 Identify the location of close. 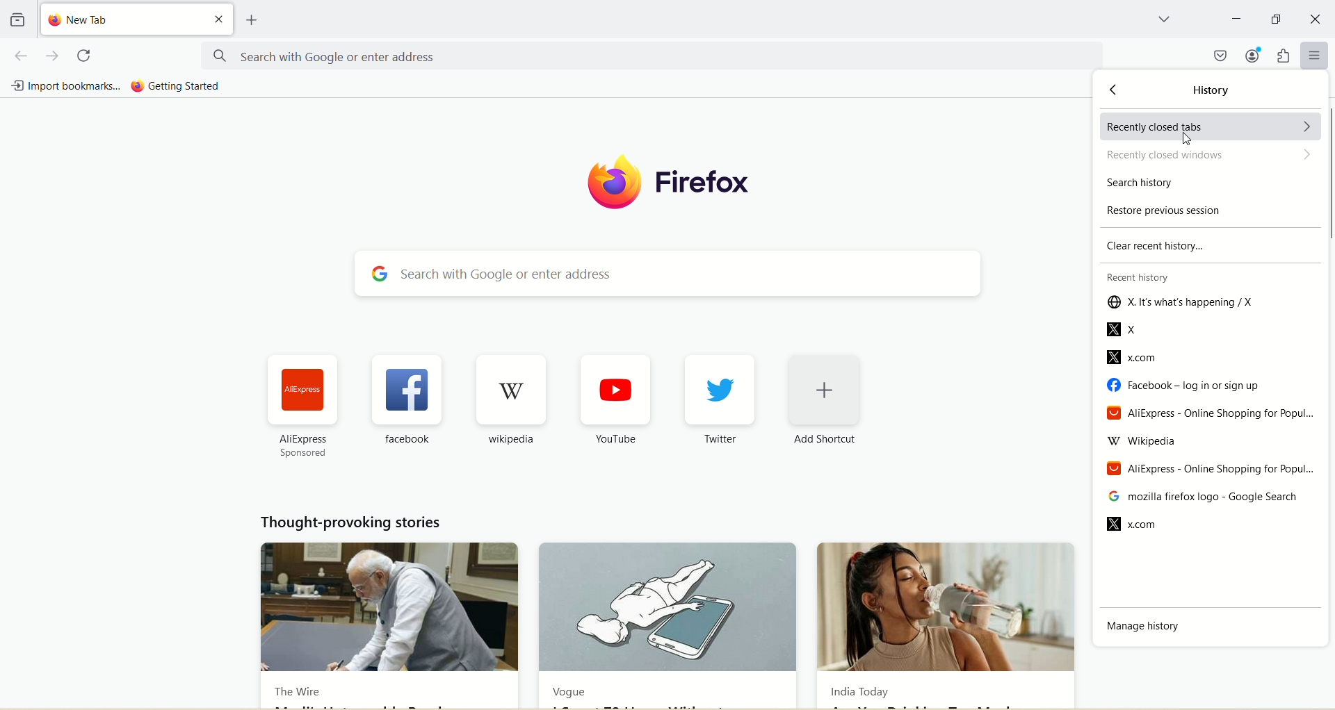
(219, 18).